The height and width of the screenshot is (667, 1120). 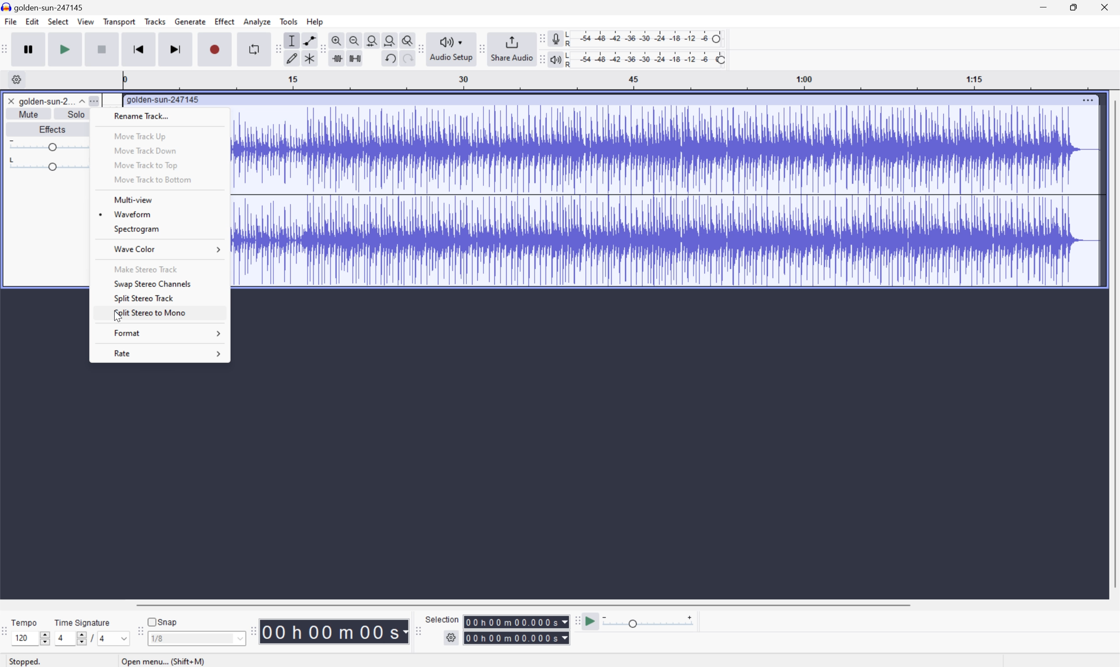 I want to click on Scroll Bar, so click(x=525, y=604).